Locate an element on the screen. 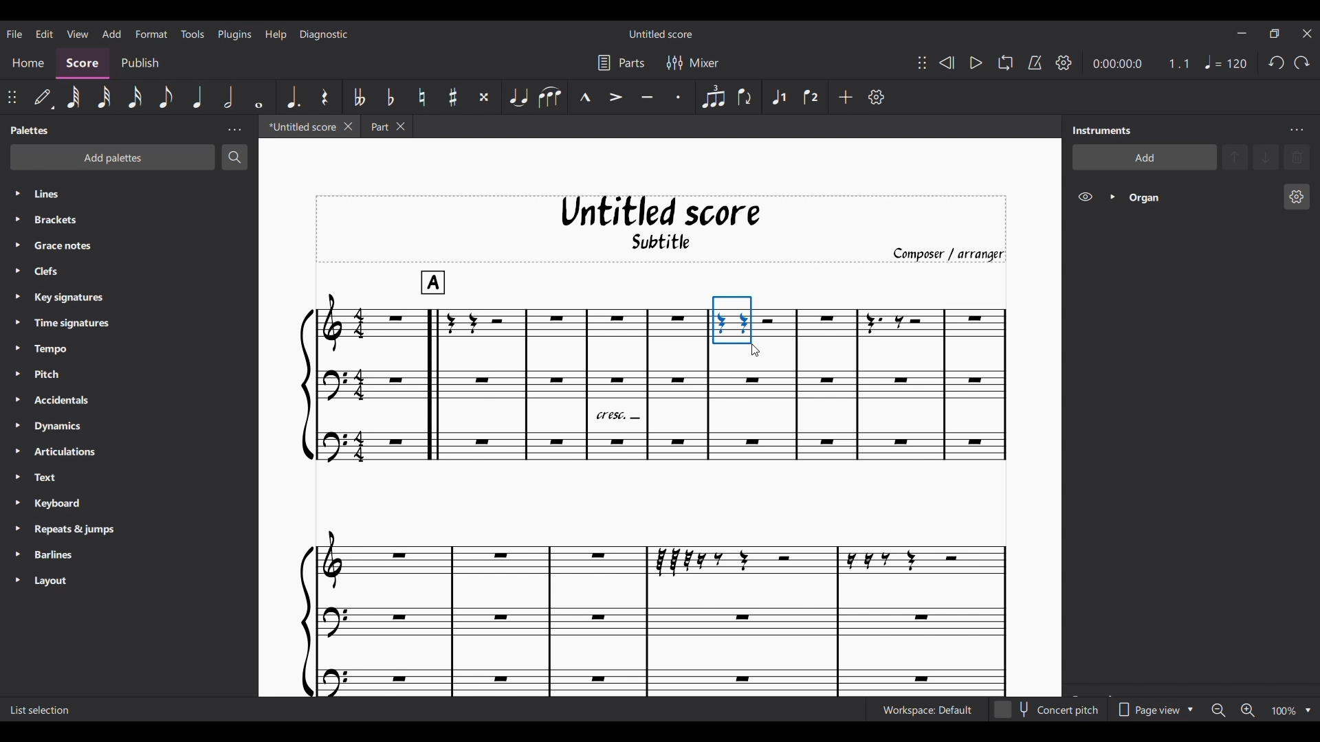 The image size is (1320, 742). Change position of toolbar attached is located at coordinates (923, 63).